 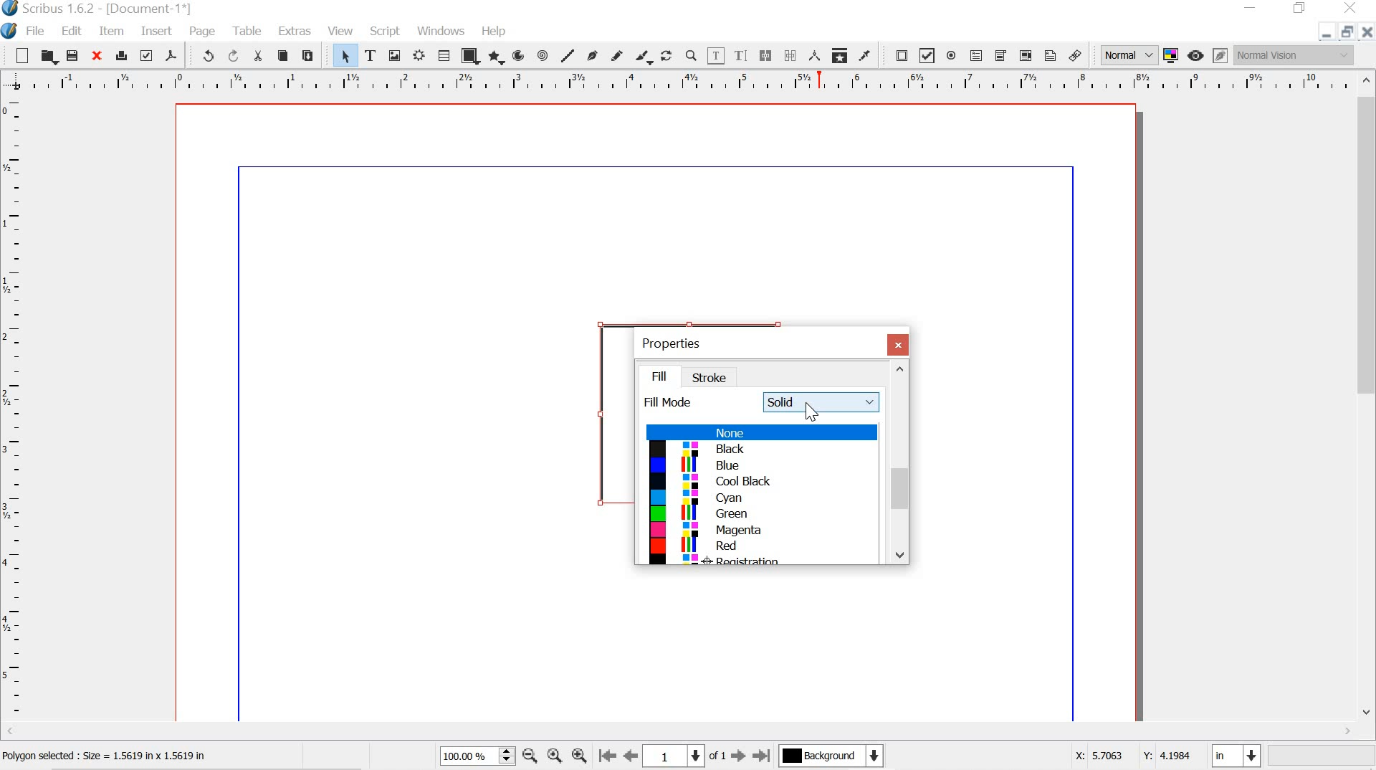 What do you see at coordinates (1300, 9) in the screenshot?
I see `restore down` at bounding box center [1300, 9].